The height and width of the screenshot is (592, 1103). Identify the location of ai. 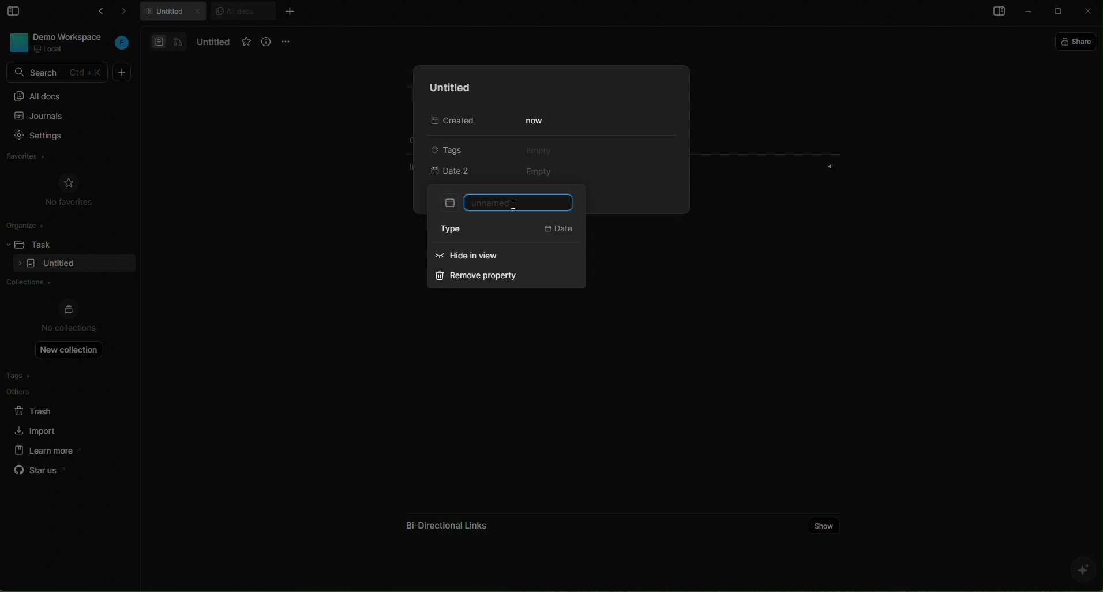
(1082, 569).